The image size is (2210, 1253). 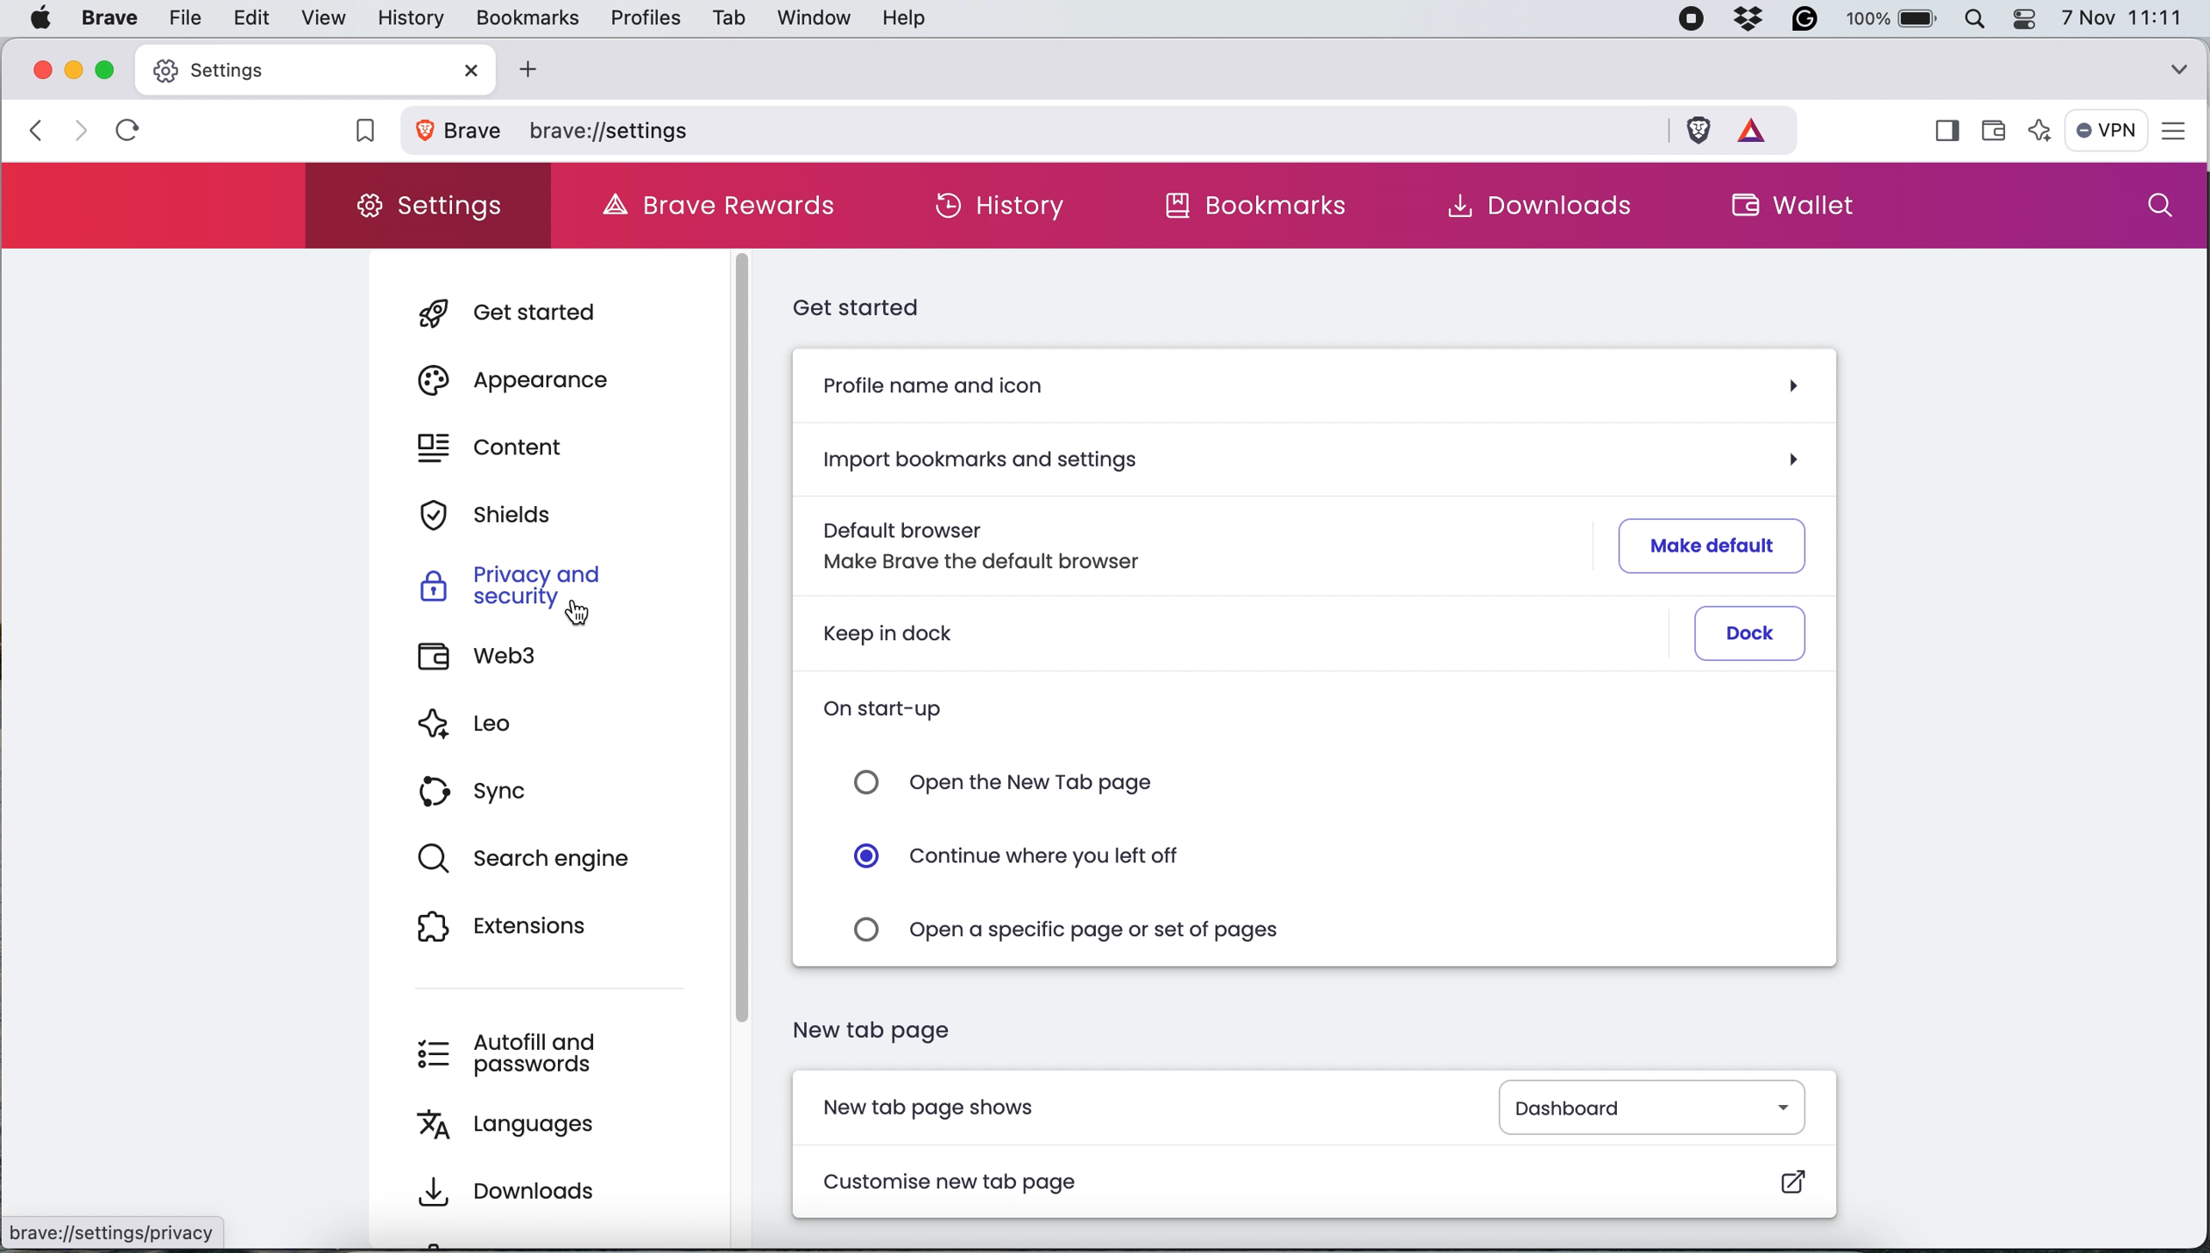 I want to click on add new tab, so click(x=524, y=70).